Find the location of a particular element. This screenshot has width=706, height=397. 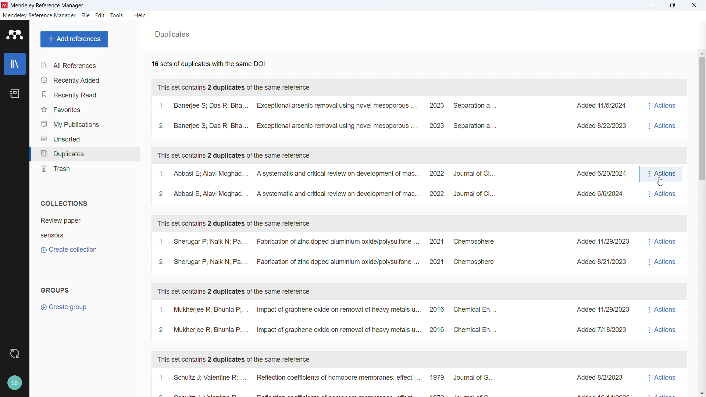

Collection 1  is located at coordinates (61, 221).